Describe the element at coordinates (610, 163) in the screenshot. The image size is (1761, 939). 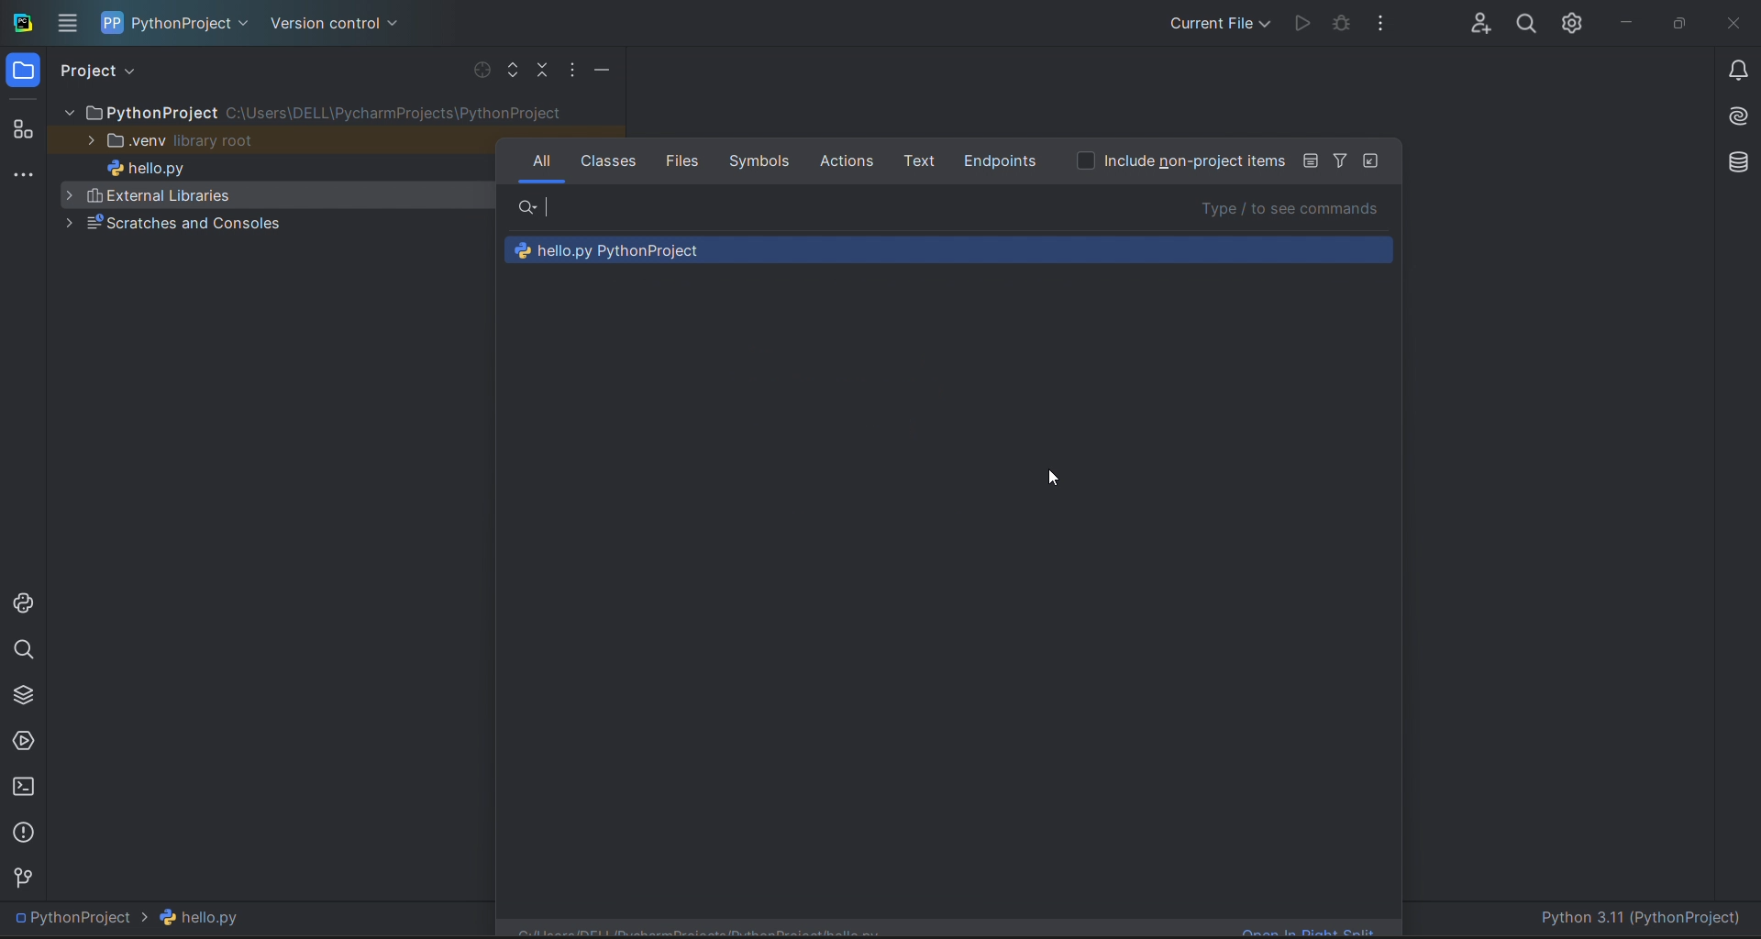
I see `classes` at that location.